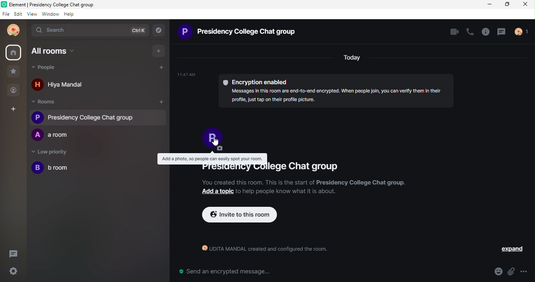 The image size is (535, 282). Describe the element at coordinates (137, 31) in the screenshot. I see `CTRL K` at that location.